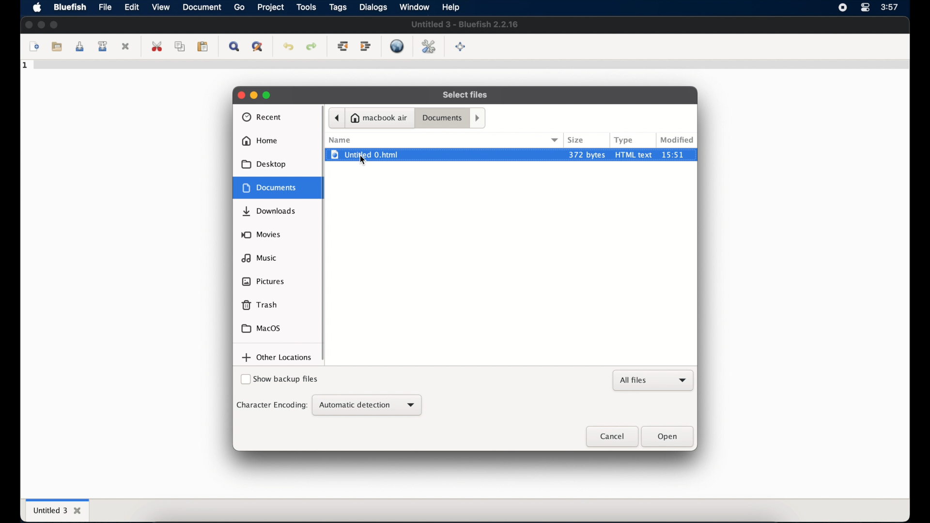  What do you see at coordinates (26, 65) in the screenshot?
I see `1` at bounding box center [26, 65].